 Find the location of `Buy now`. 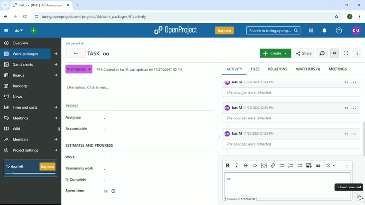

Buy now is located at coordinates (225, 31).